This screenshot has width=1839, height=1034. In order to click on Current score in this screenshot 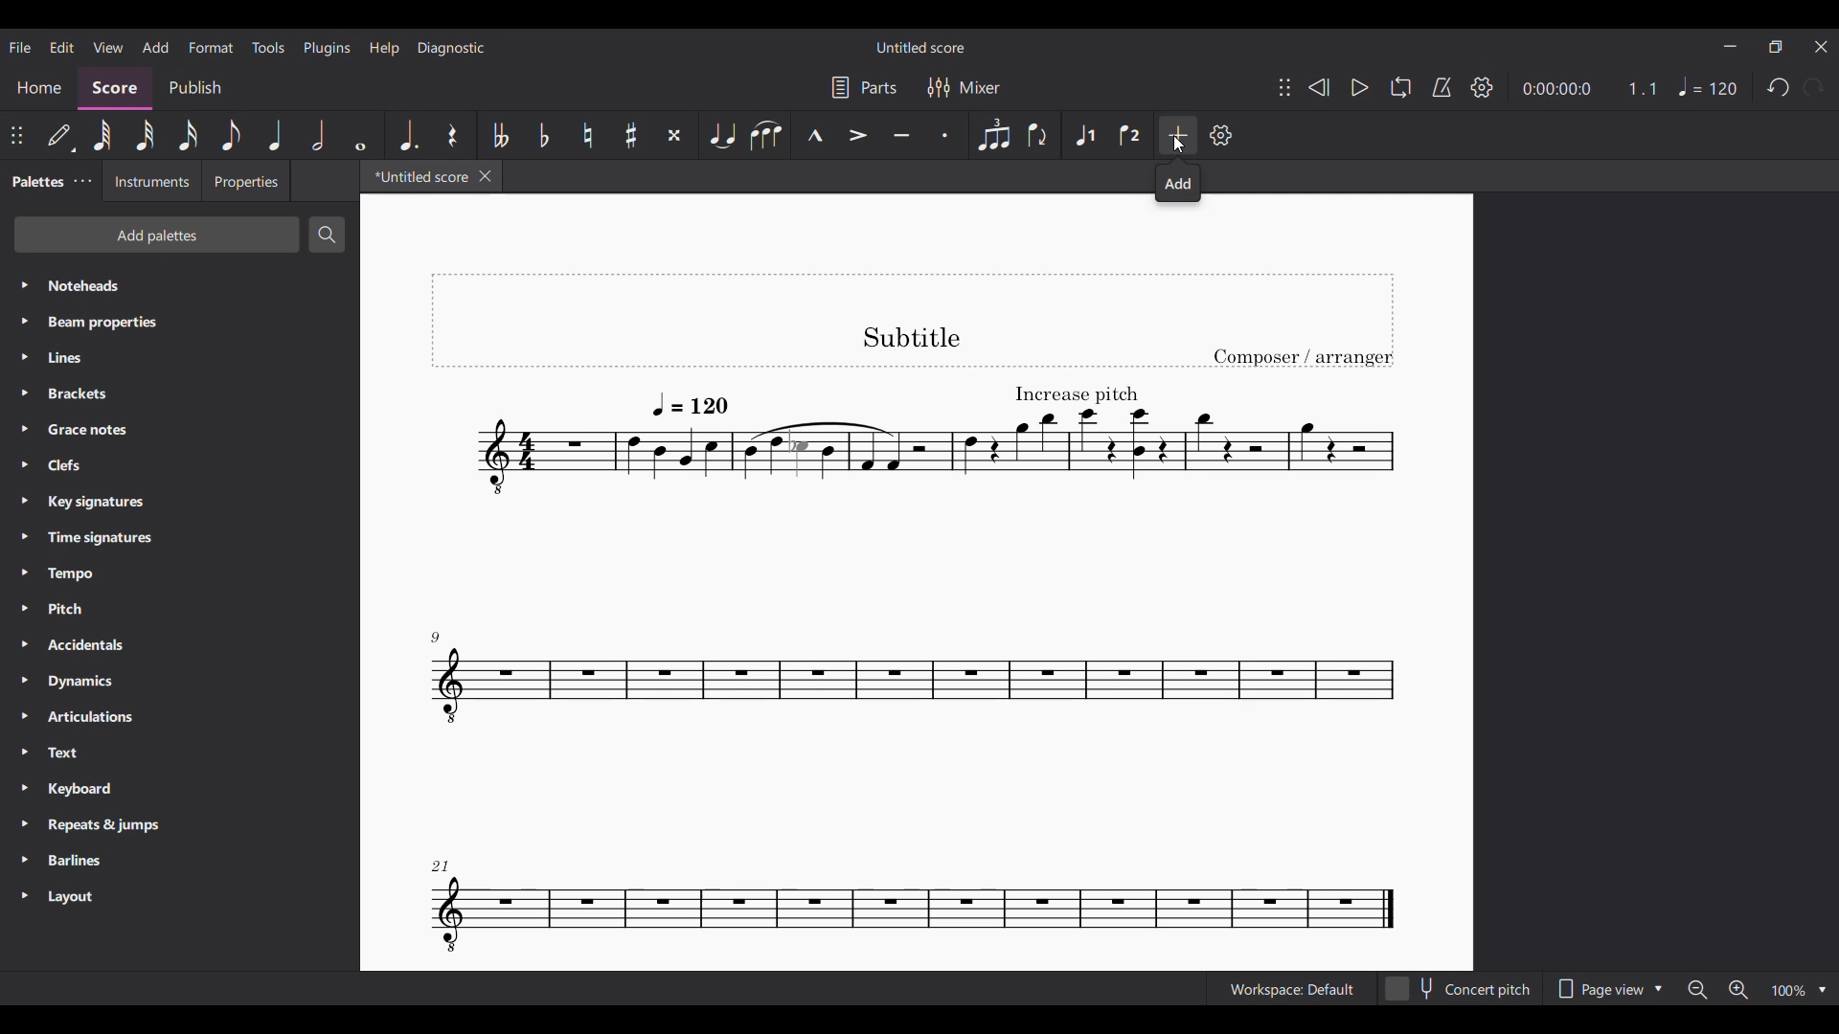, I will do `click(914, 622)`.